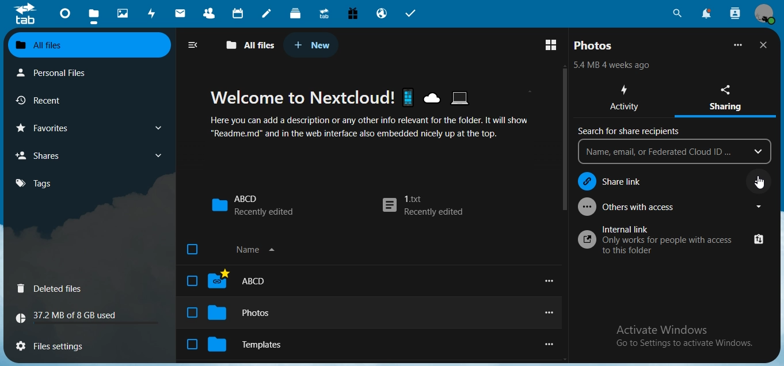 This screenshot has width=784, height=366. What do you see at coordinates (87, 45) in the screenshot?
I see `all files` at bounding box center [87, 45].